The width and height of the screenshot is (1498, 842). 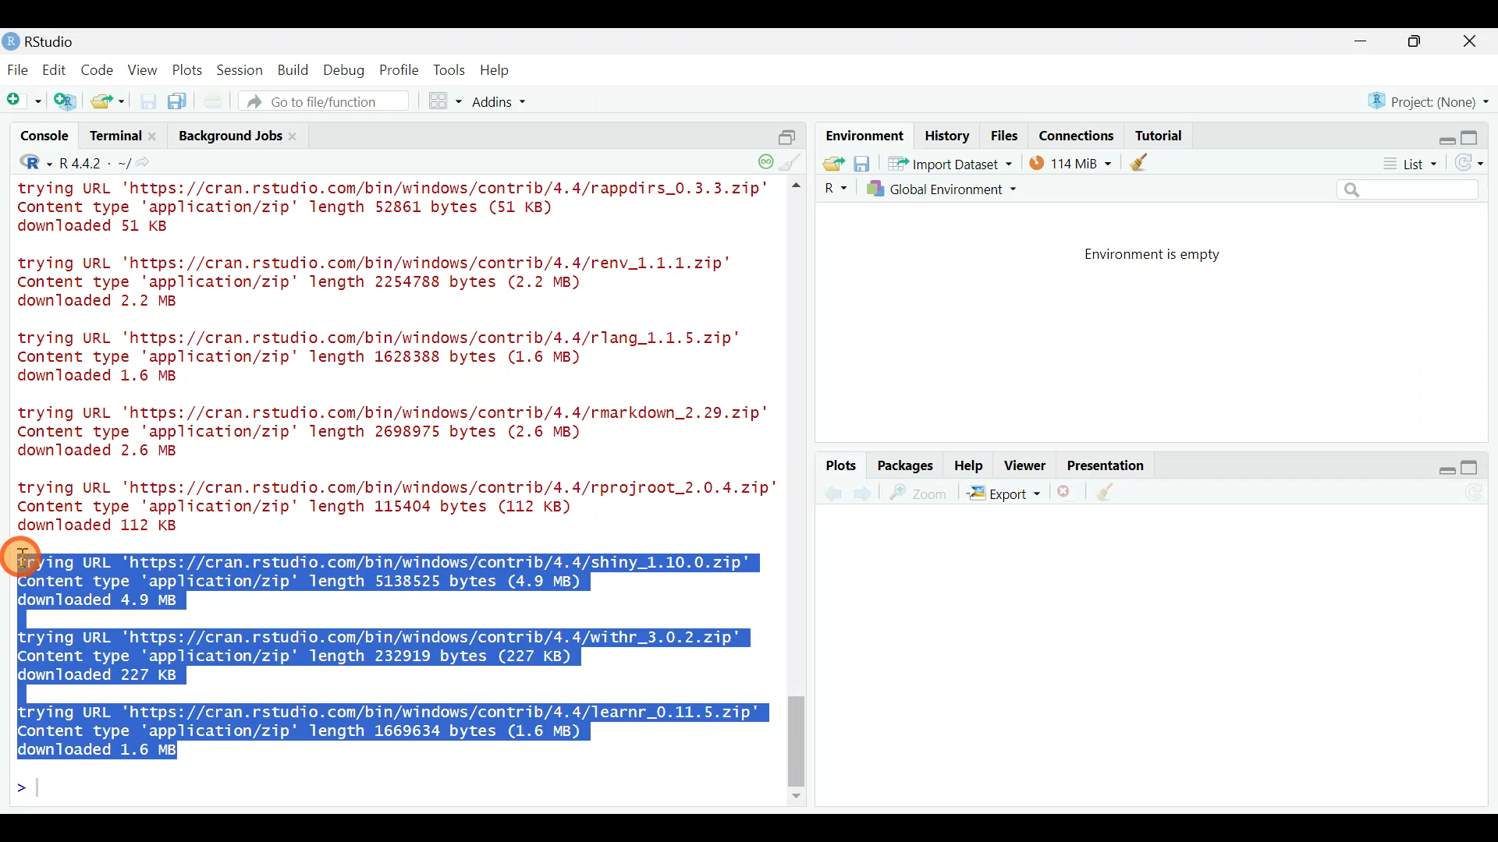 What do you see at coordinates (765, 157) in the screenshot?
I see `session suspend timeout paused - a child session is running` at bounding box center [765, 157].